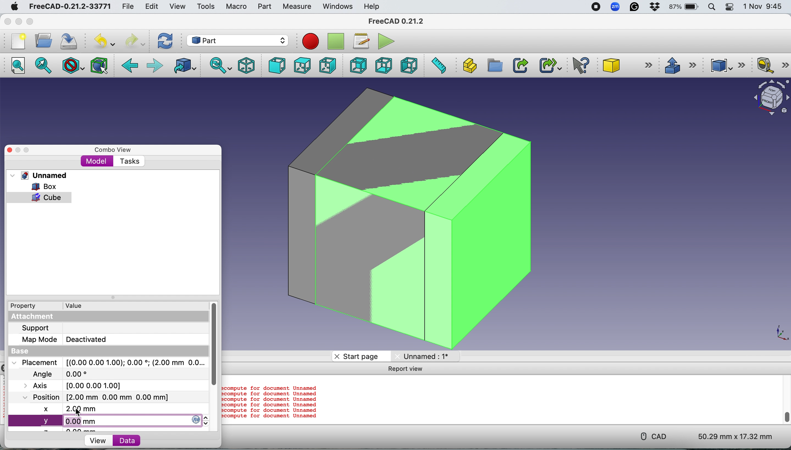 This screenshot has width=791, height=450. Describe the element at coordinates (764, 6) in the screenshot. I see `1 Nov 9:45` at that location.